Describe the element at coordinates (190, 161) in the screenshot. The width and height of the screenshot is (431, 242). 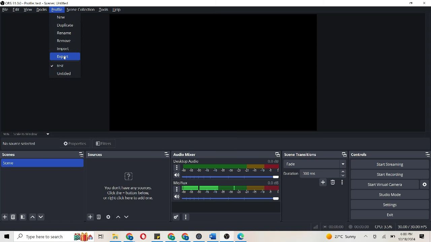
I see `Desktop Audio` at that location.